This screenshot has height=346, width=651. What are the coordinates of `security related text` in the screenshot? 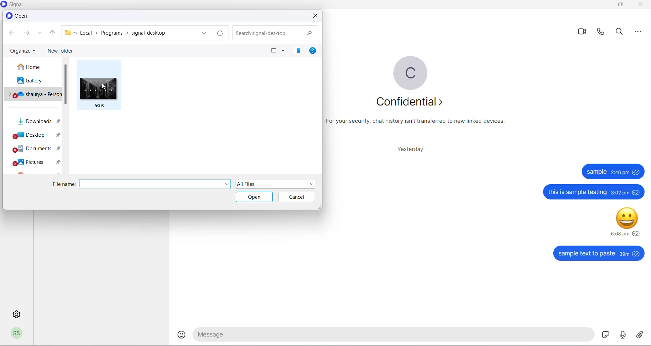 It's located at (419, 123).